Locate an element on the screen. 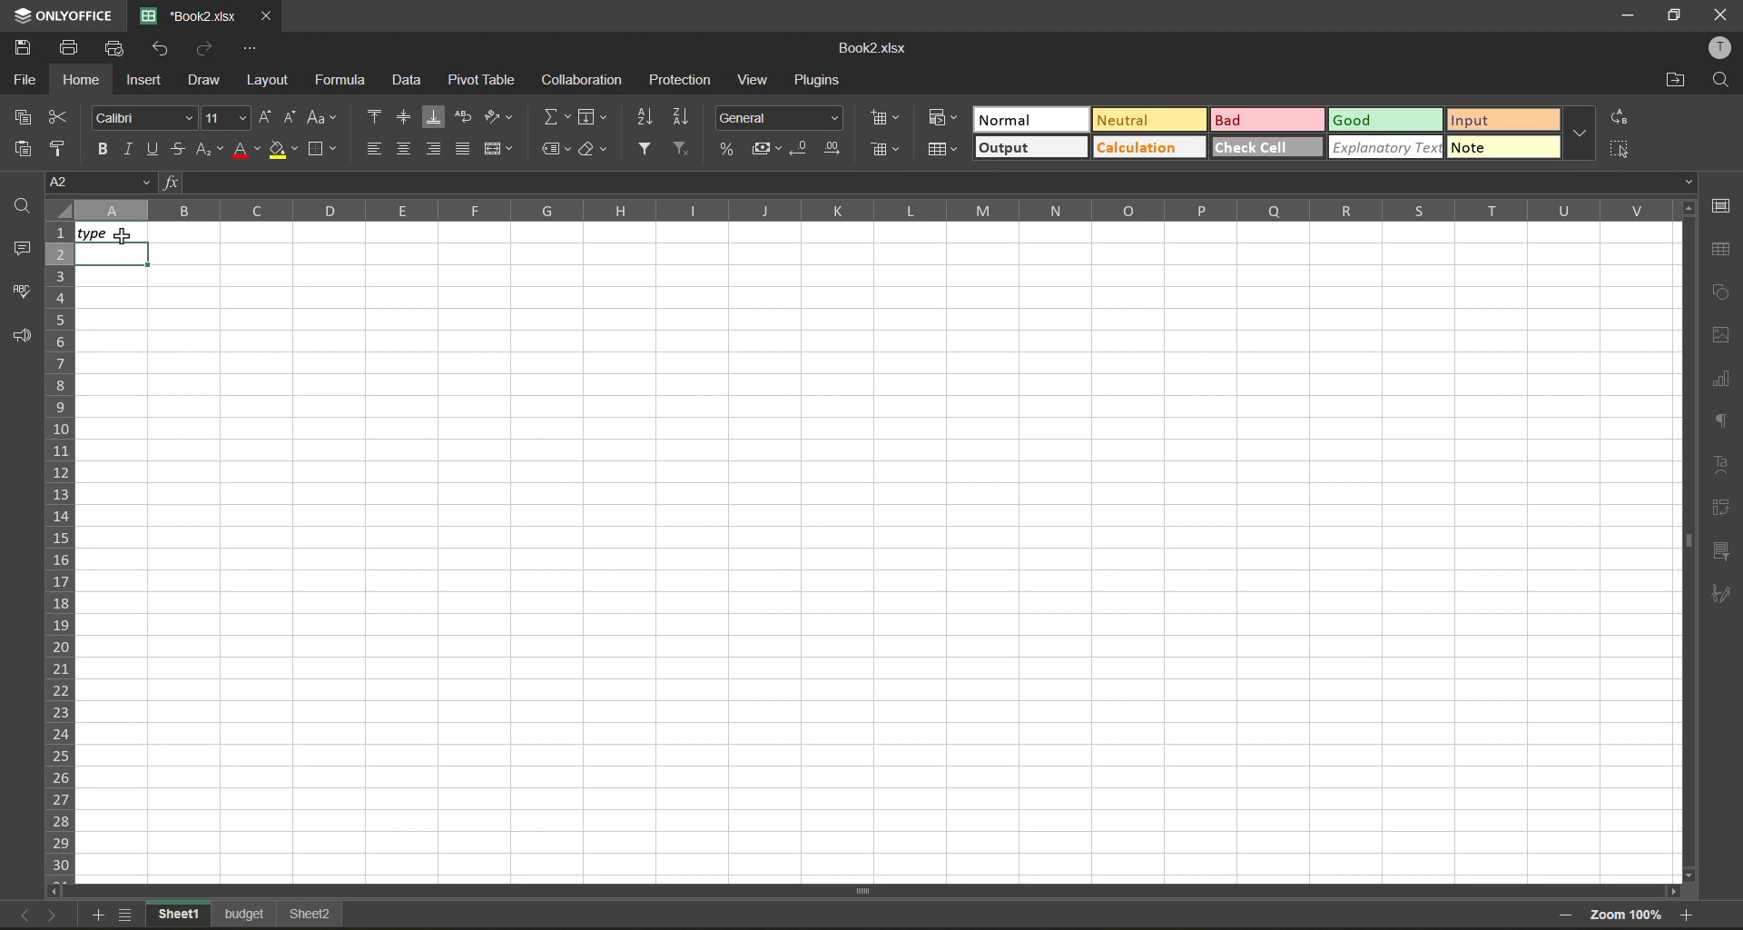 This screenshot has width=1743, height=930. font style is located at coordinates (141, 115).